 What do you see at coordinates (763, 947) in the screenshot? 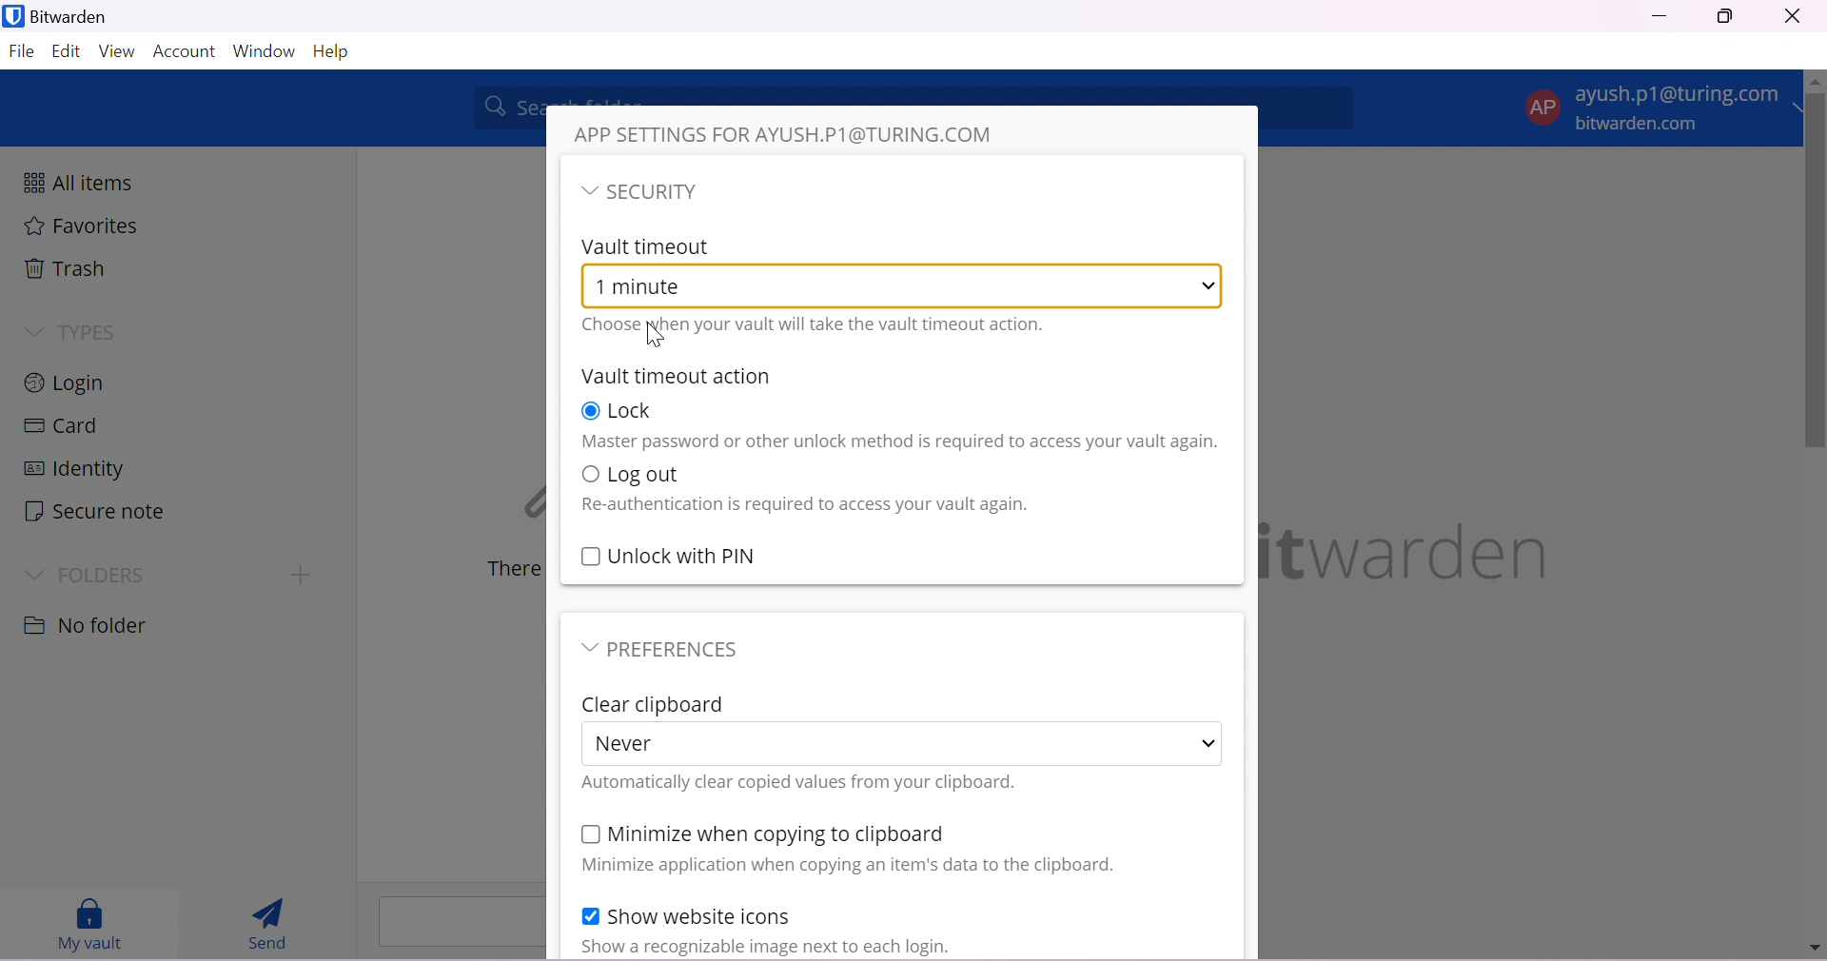
I see `Show a recognizable image nextto each login.` at bounding box center [763, 947].